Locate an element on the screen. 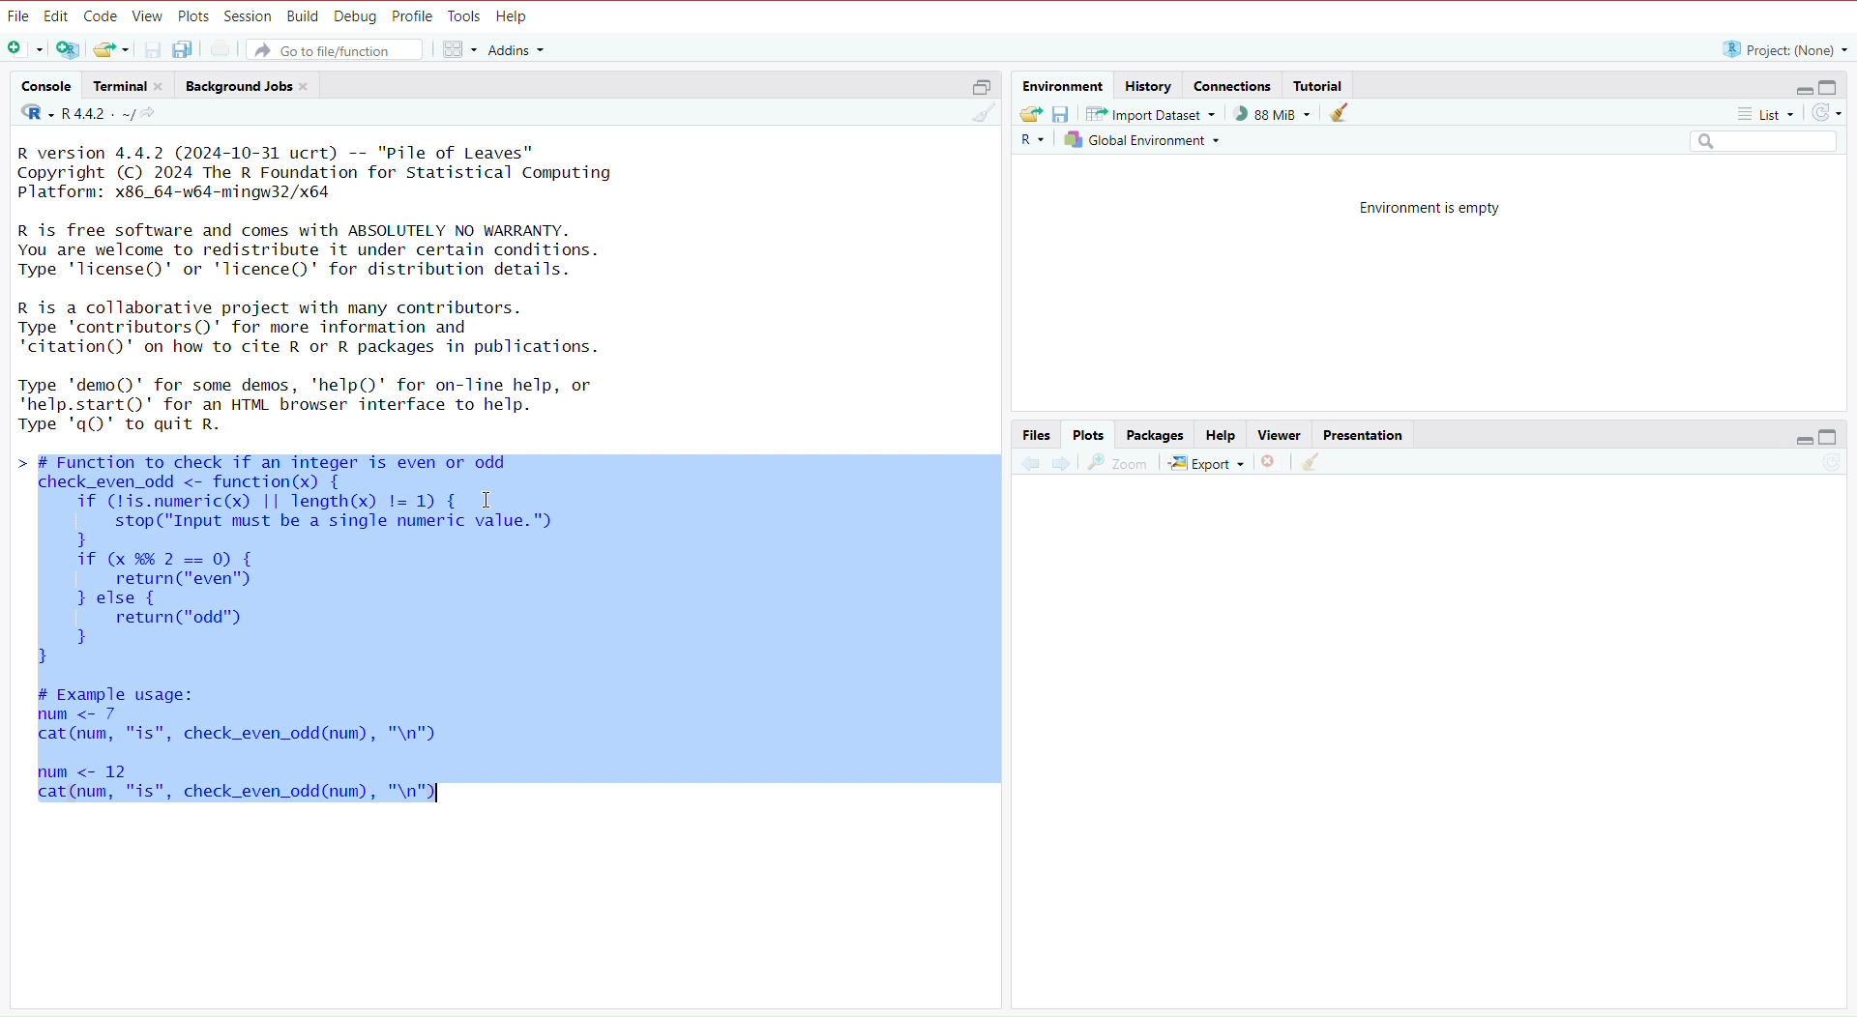  88mb is located at coordinates (1274, 114).